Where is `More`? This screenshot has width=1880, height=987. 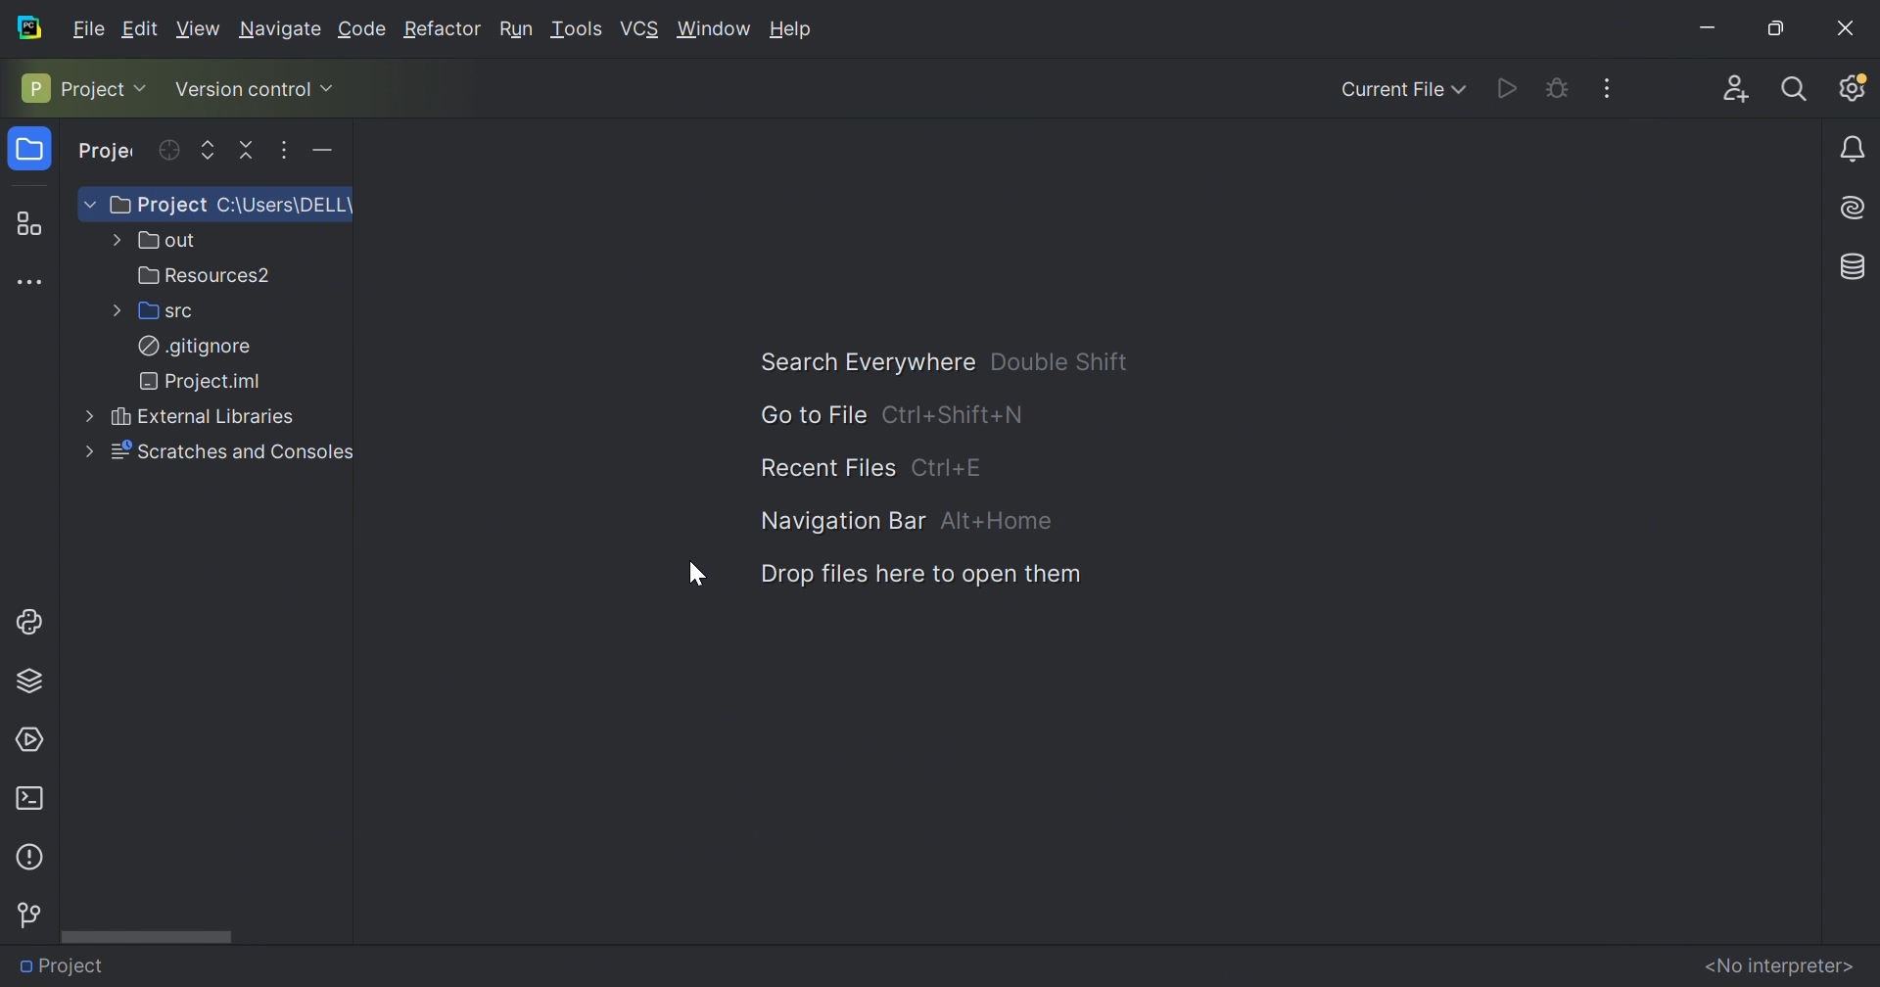 More is located at coordinates (83, 452).